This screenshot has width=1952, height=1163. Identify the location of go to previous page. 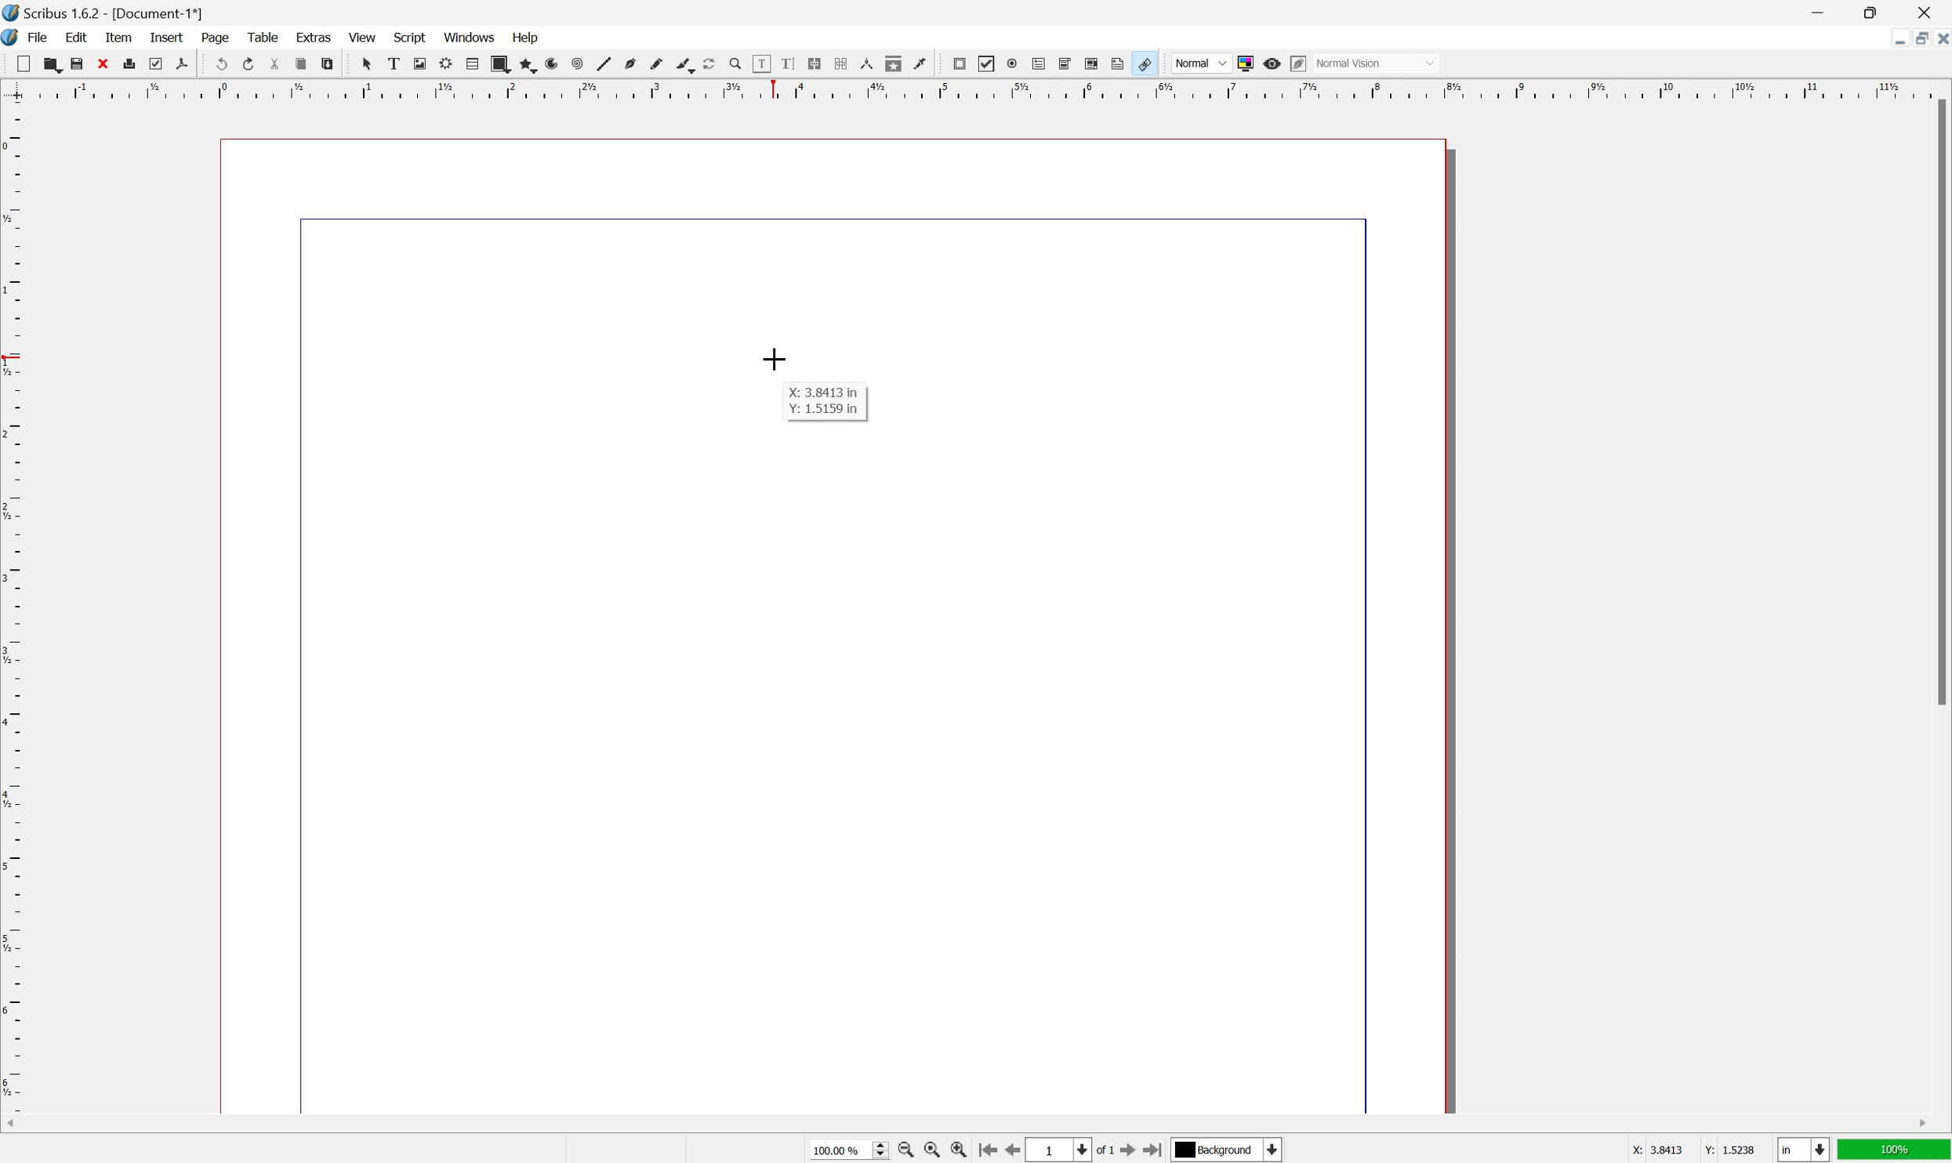
(1009, 1150).